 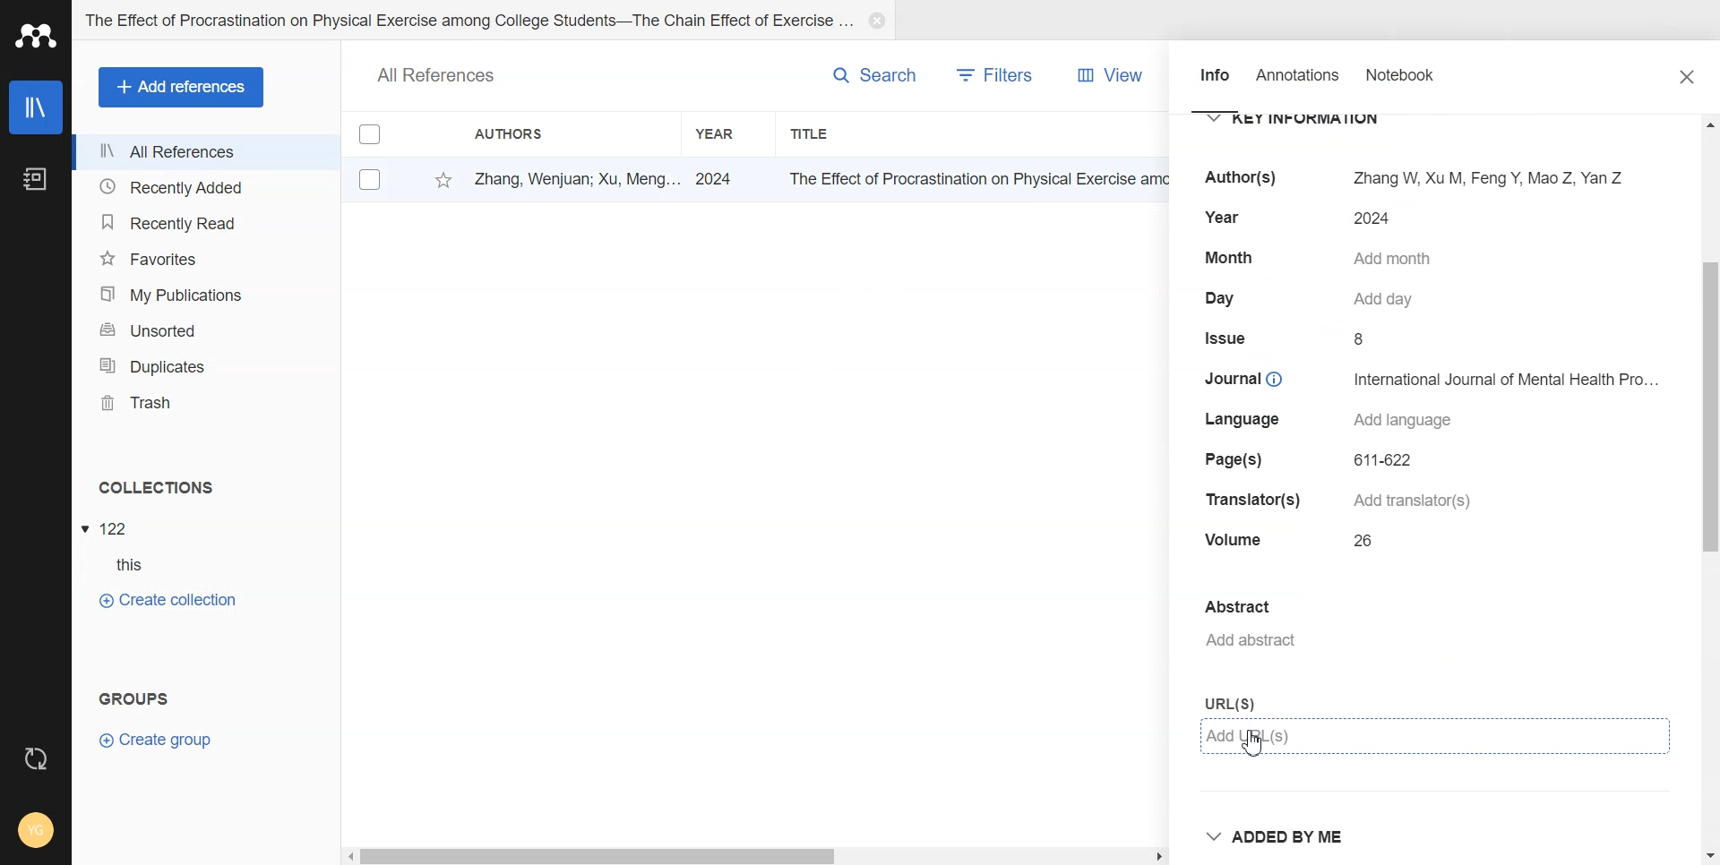 What do you see at coordinates (206, 364) in the screenshot?
I see `Duplicates` at bounding box center [206, 364].